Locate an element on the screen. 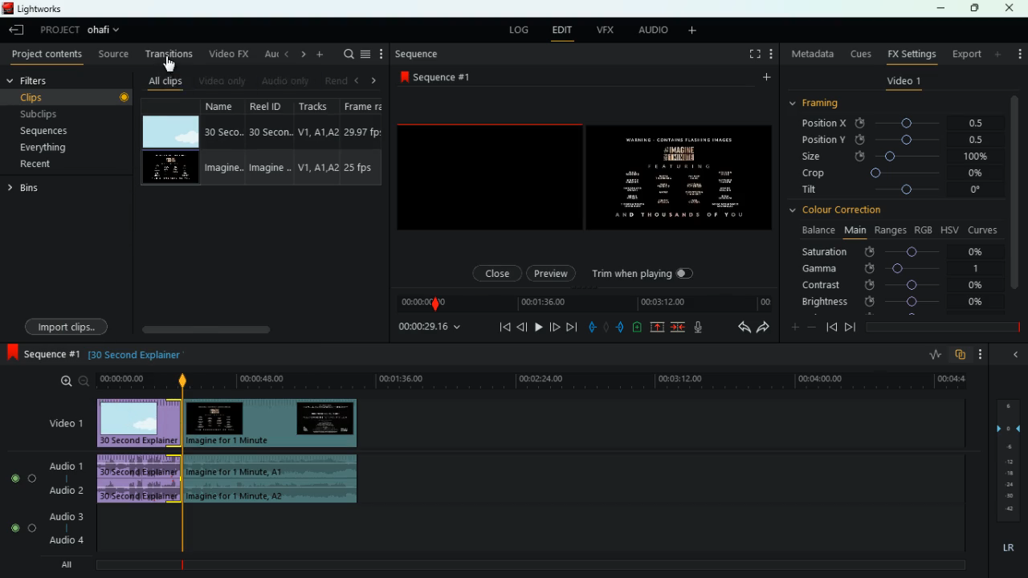 The height and width of the screenshot is (578, 1028). back is located at coordinates (18, 31).